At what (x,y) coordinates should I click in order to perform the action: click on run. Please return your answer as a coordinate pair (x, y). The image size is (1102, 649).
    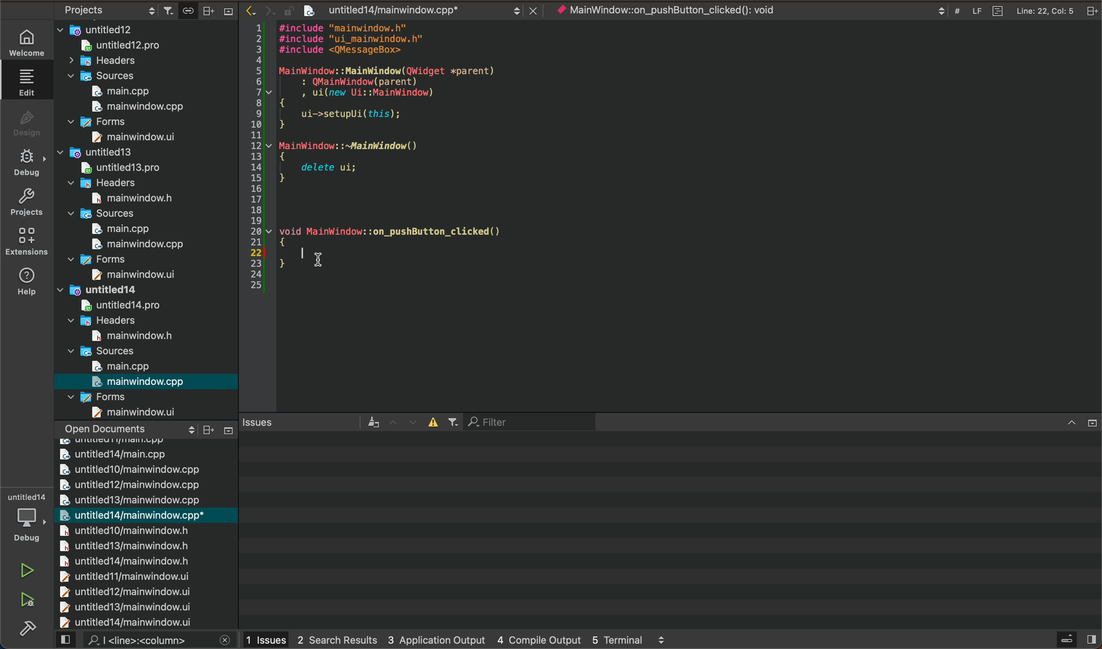
    Looking at the image, I should click on (26, 570).